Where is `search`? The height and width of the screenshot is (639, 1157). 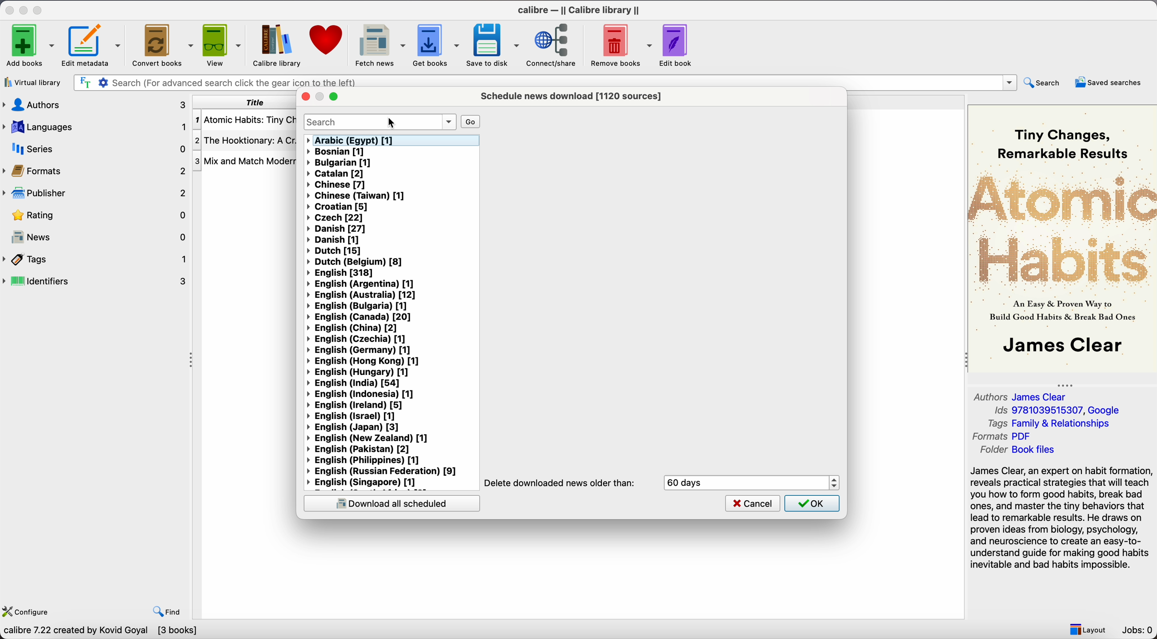 search is located at coordinates (1043, 83).